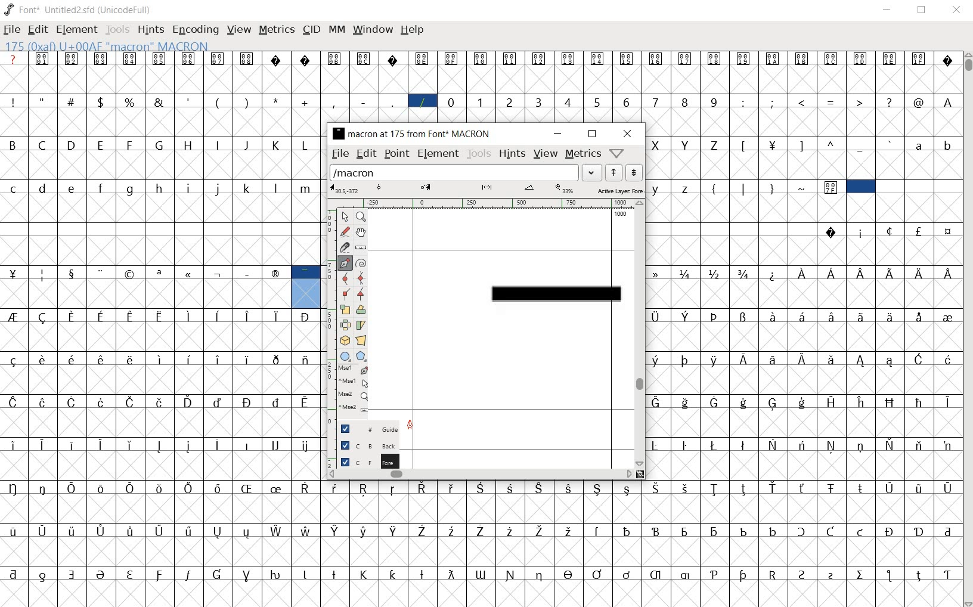 The width and height of the screenshot is (973, 607). What do you see at coordinates (346, 355) in the screenshot?
I see `rectangle/ellipse` at bounding box center [346, 355].